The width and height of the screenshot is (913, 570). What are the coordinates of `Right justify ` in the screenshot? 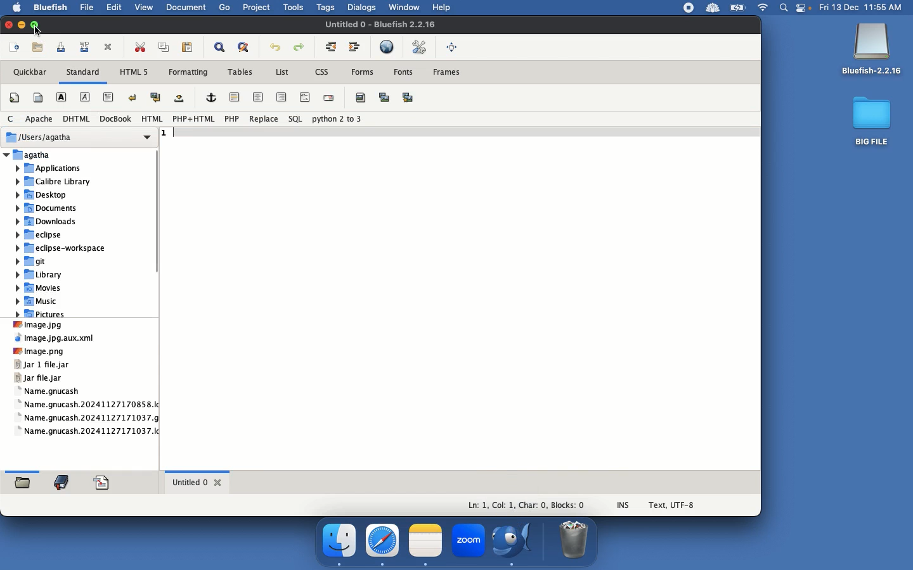 It's located at (283, 98).